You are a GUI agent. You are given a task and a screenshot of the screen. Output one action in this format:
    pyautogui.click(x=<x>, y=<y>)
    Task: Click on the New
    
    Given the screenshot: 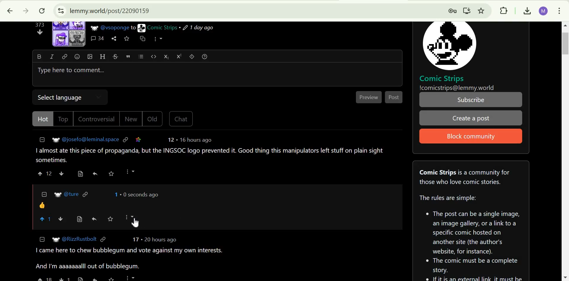 What is the action you would take?
    pyautogui.click(x=130, y=119)
    